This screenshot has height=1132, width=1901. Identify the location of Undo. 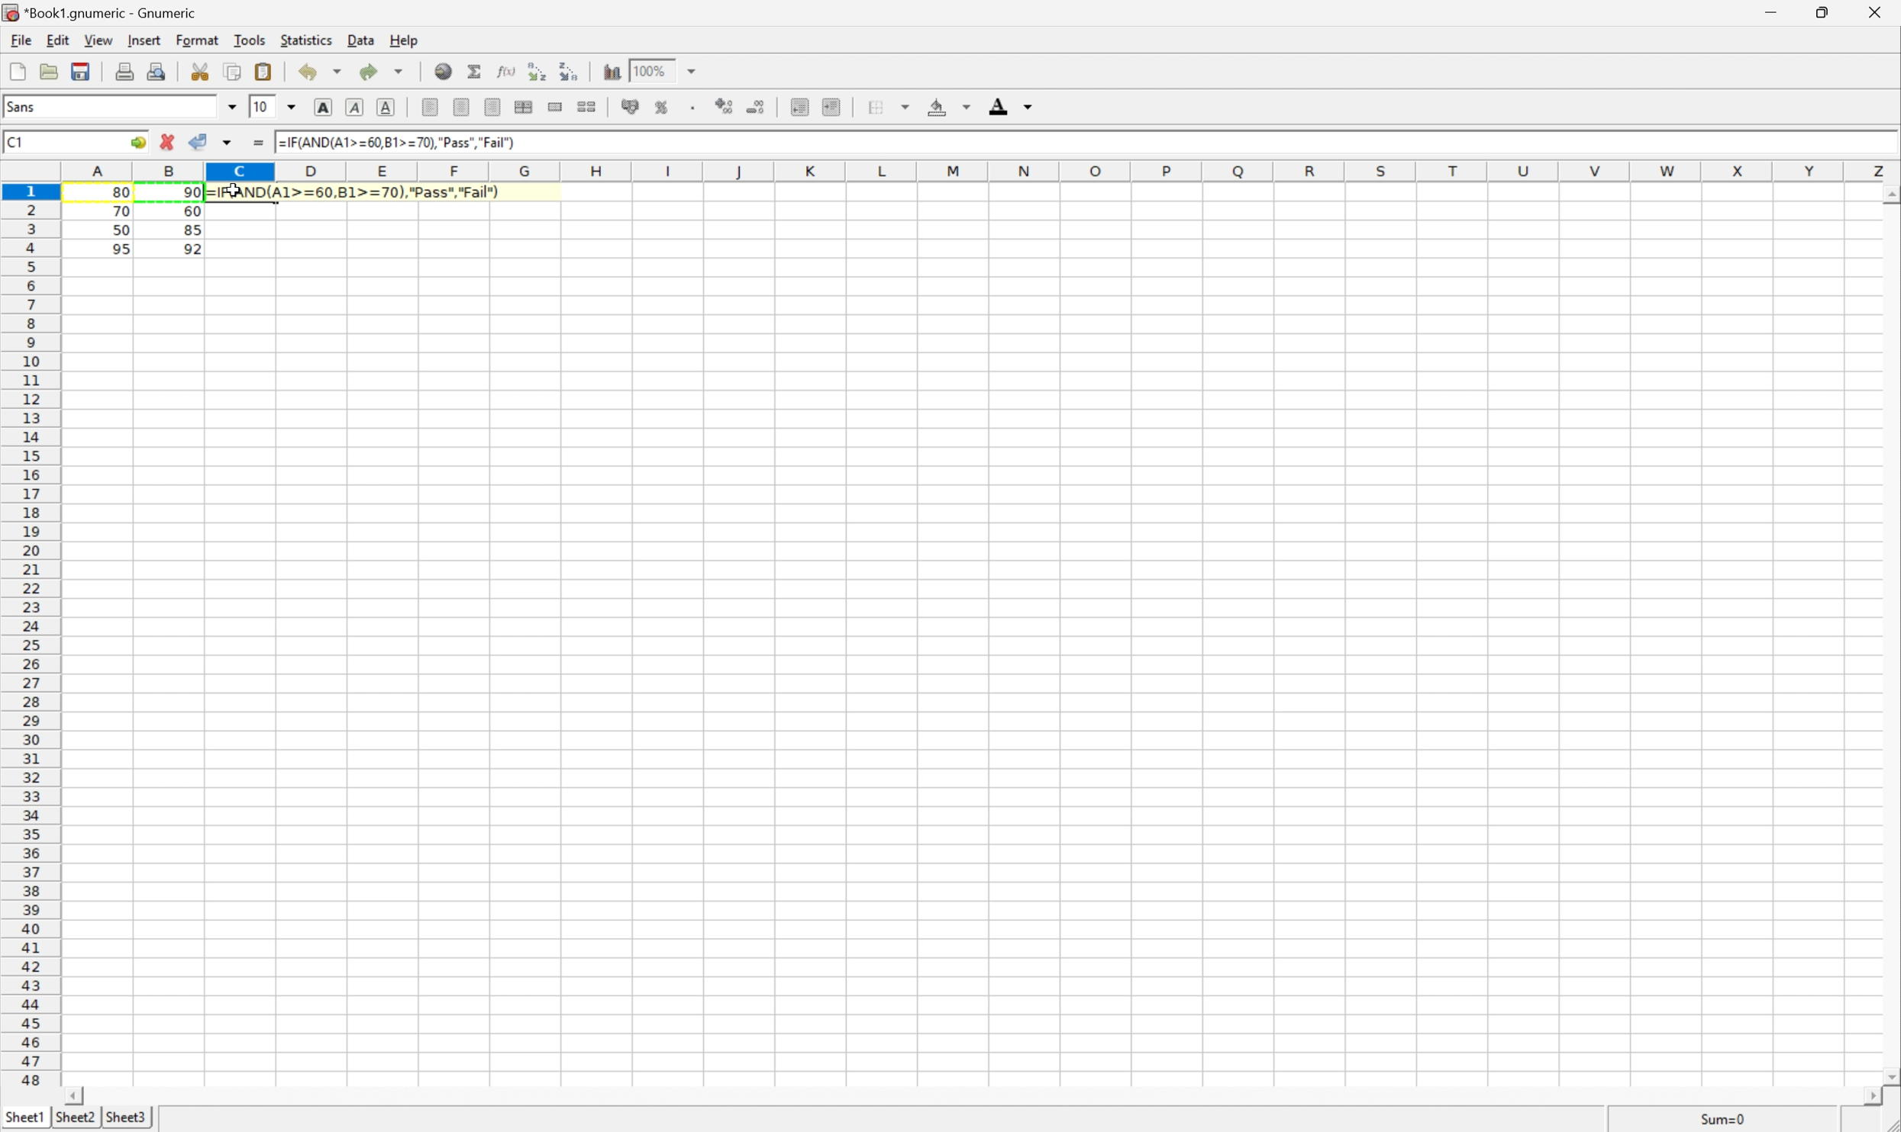
(308, 72).